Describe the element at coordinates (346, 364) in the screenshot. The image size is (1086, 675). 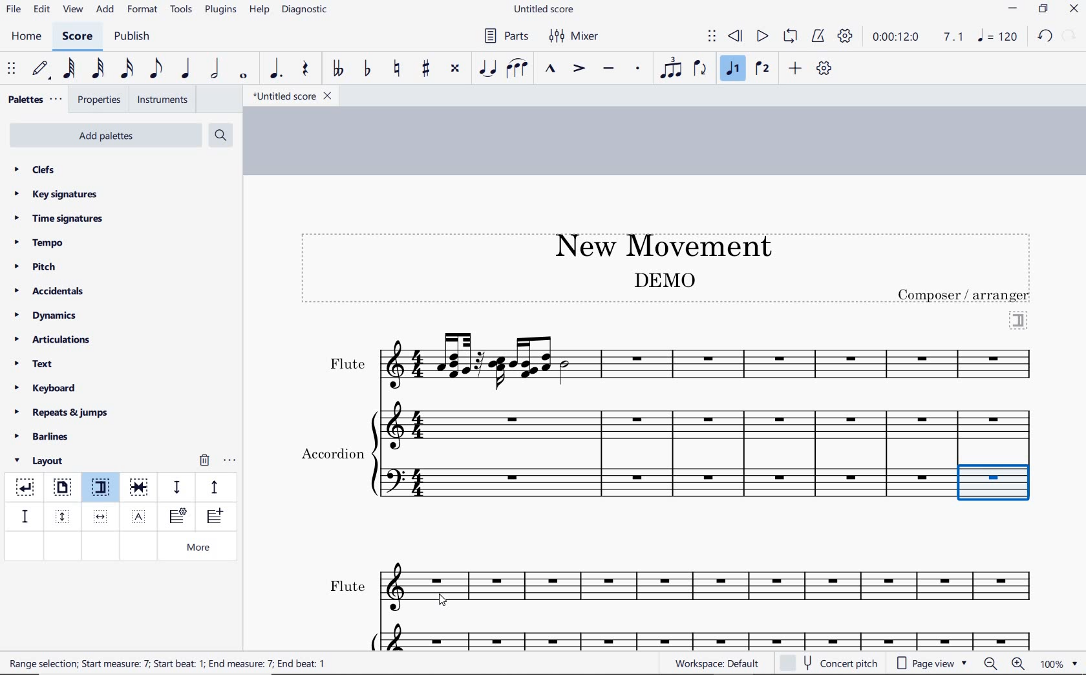
I see `text` at that location.